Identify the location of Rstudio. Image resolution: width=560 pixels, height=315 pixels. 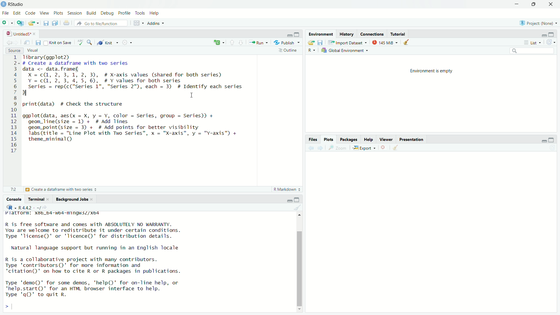
(14, 4).